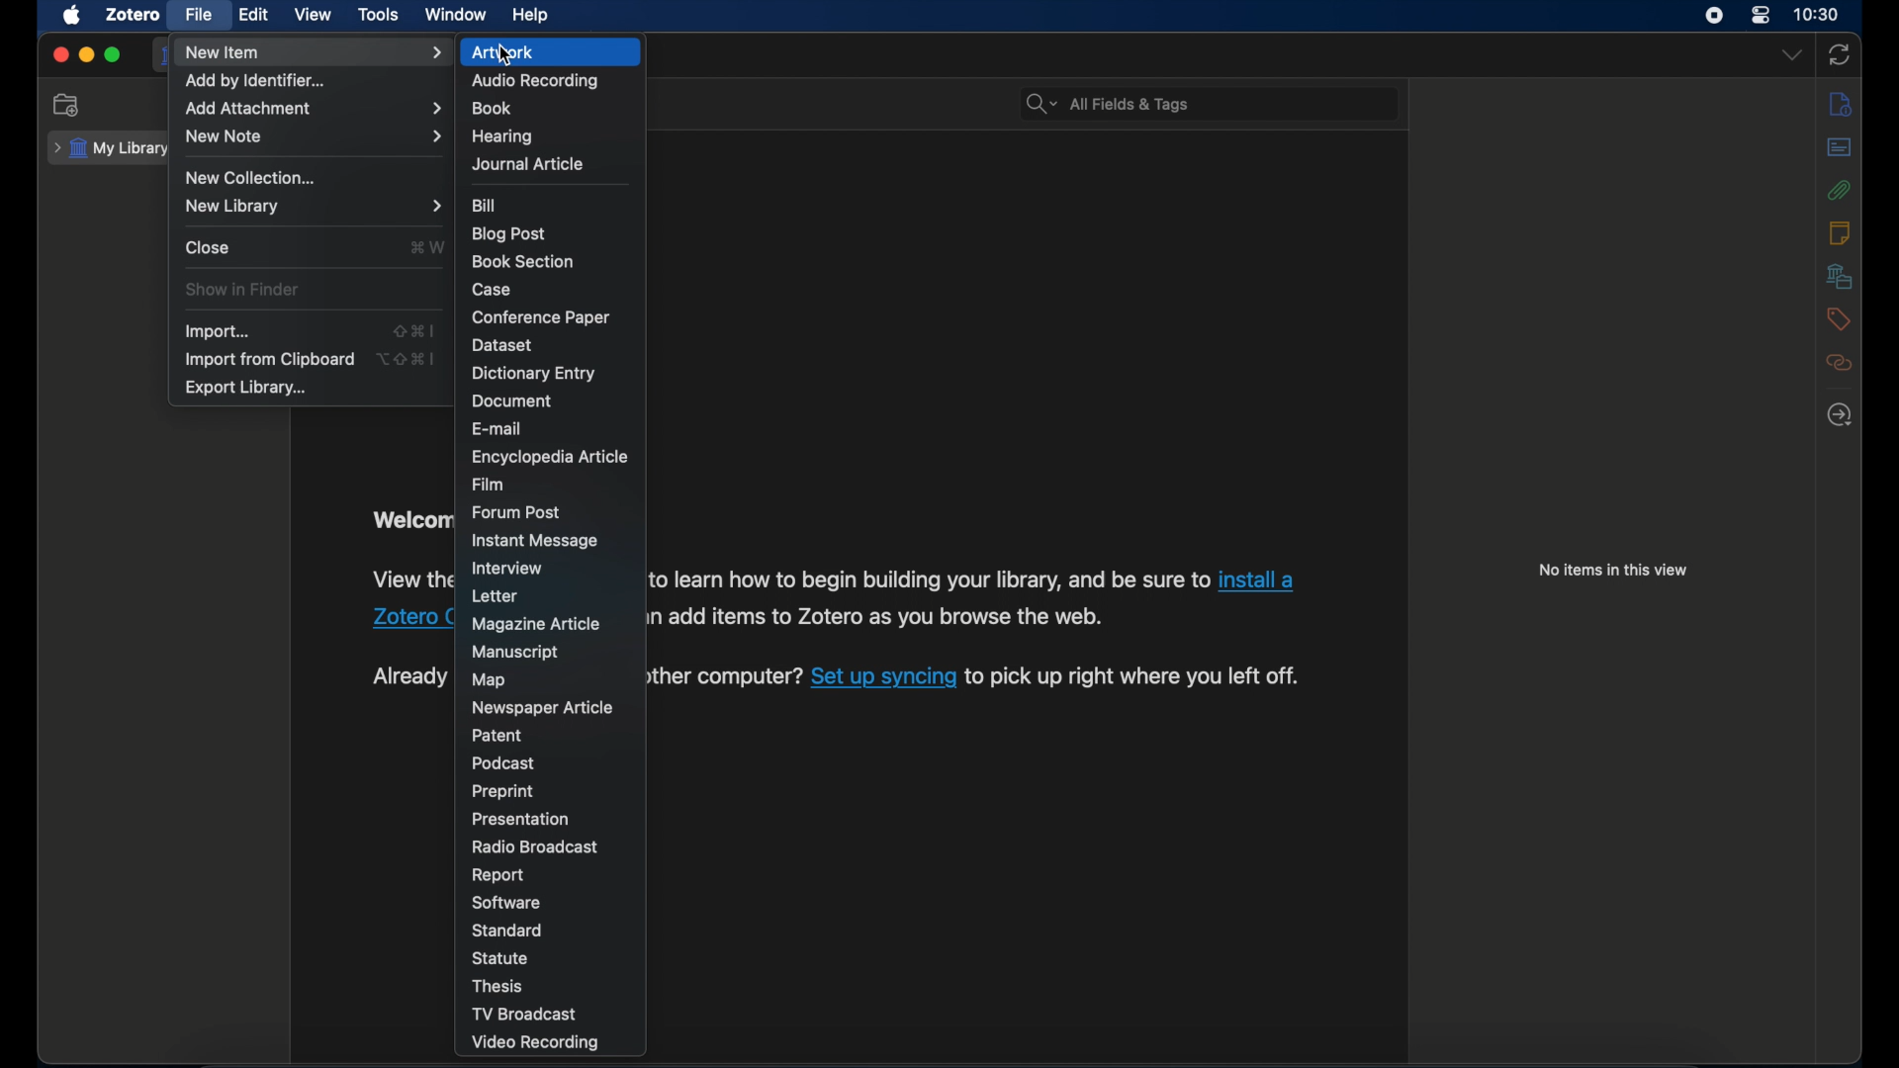  Describe the element at coordinates (552, 457) in the screenshot. I see `encyclopedia article` at that location.